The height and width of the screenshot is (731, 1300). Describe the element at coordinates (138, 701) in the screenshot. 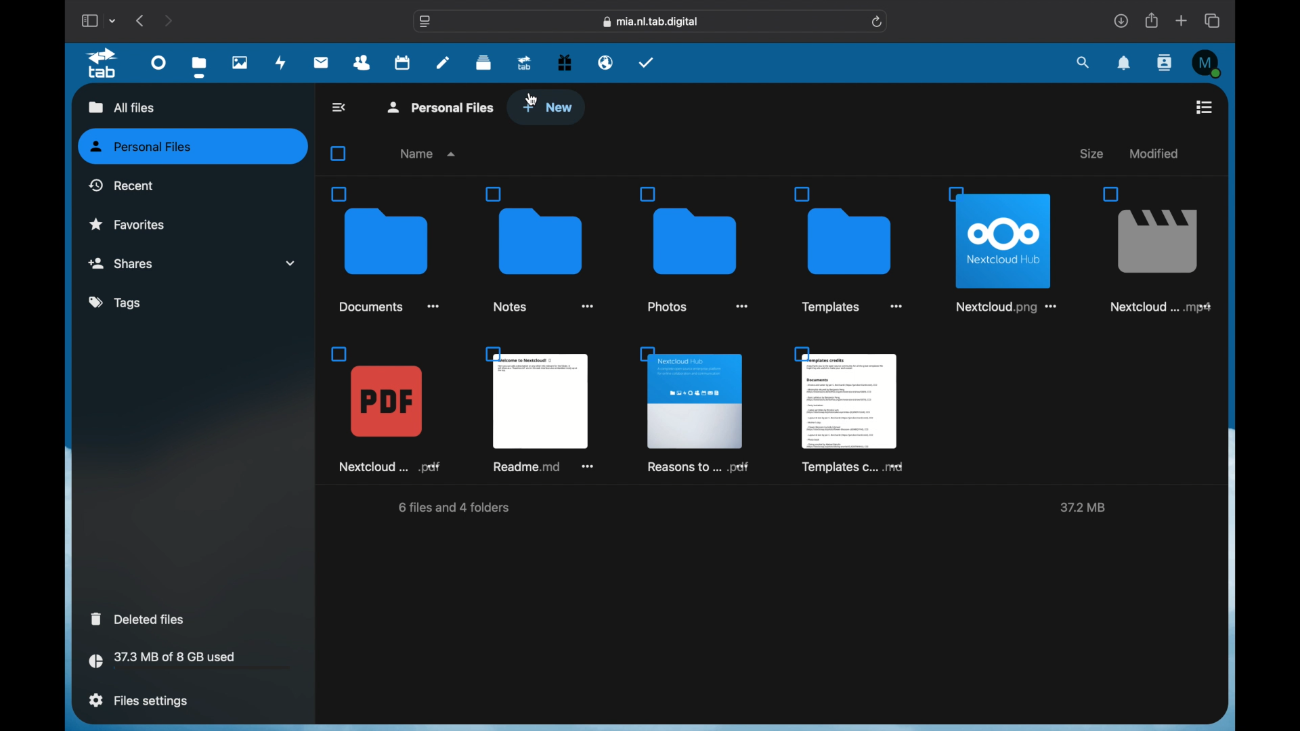

I see `files settings` at that location.